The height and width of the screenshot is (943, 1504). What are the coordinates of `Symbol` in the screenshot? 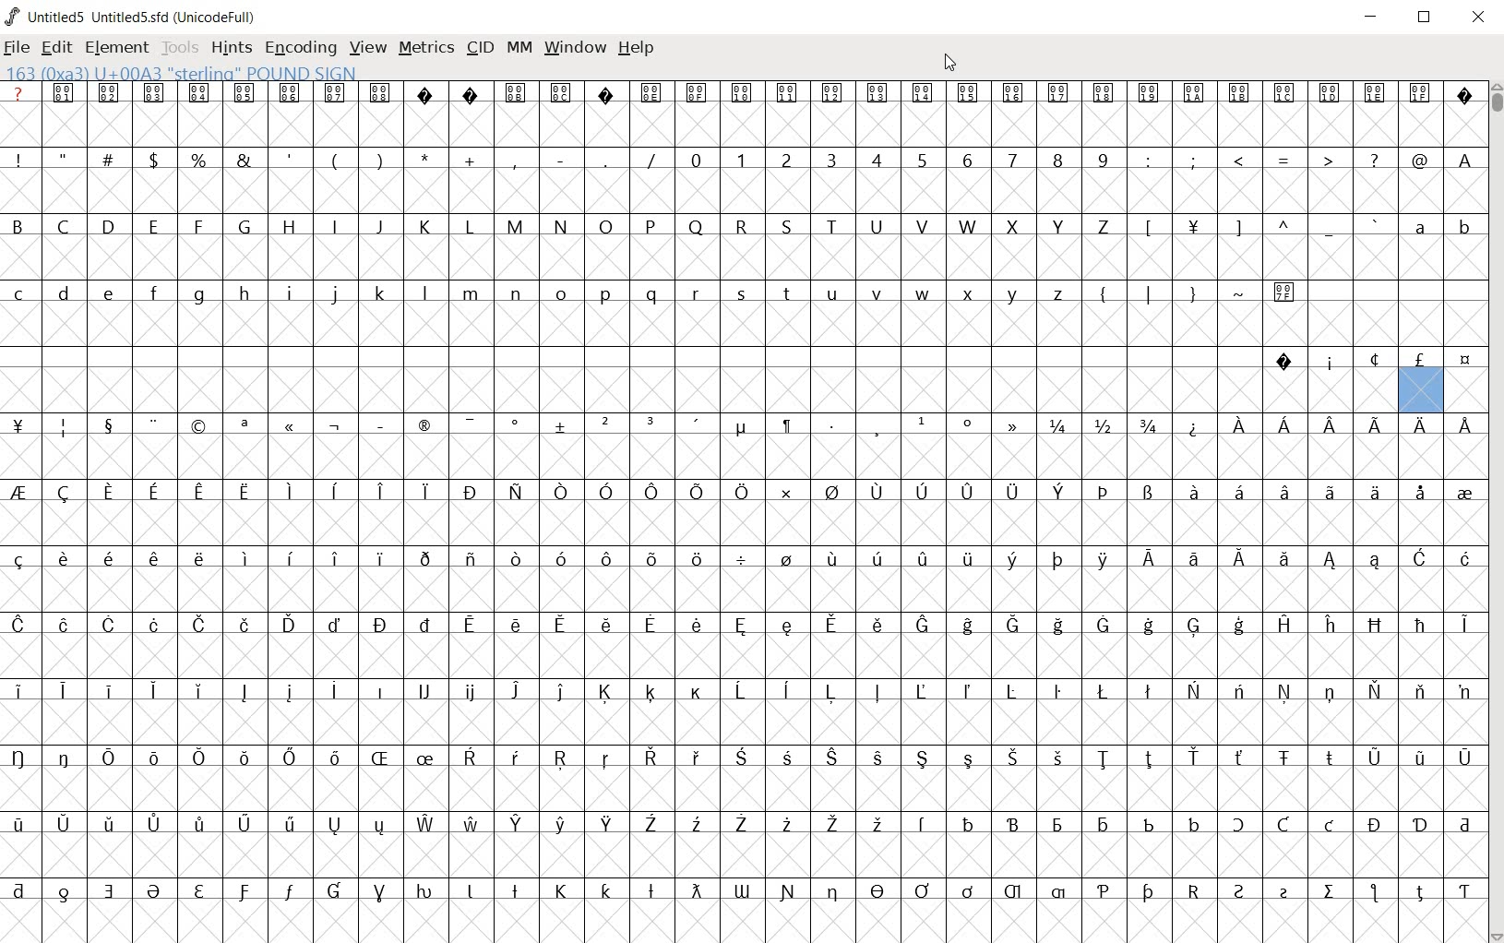 It's located at (968, 759).